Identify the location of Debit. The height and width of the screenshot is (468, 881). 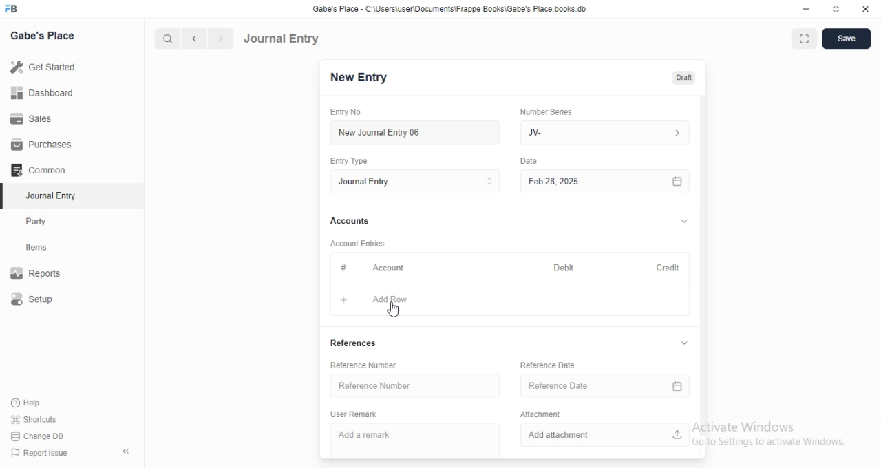
(564, 267).